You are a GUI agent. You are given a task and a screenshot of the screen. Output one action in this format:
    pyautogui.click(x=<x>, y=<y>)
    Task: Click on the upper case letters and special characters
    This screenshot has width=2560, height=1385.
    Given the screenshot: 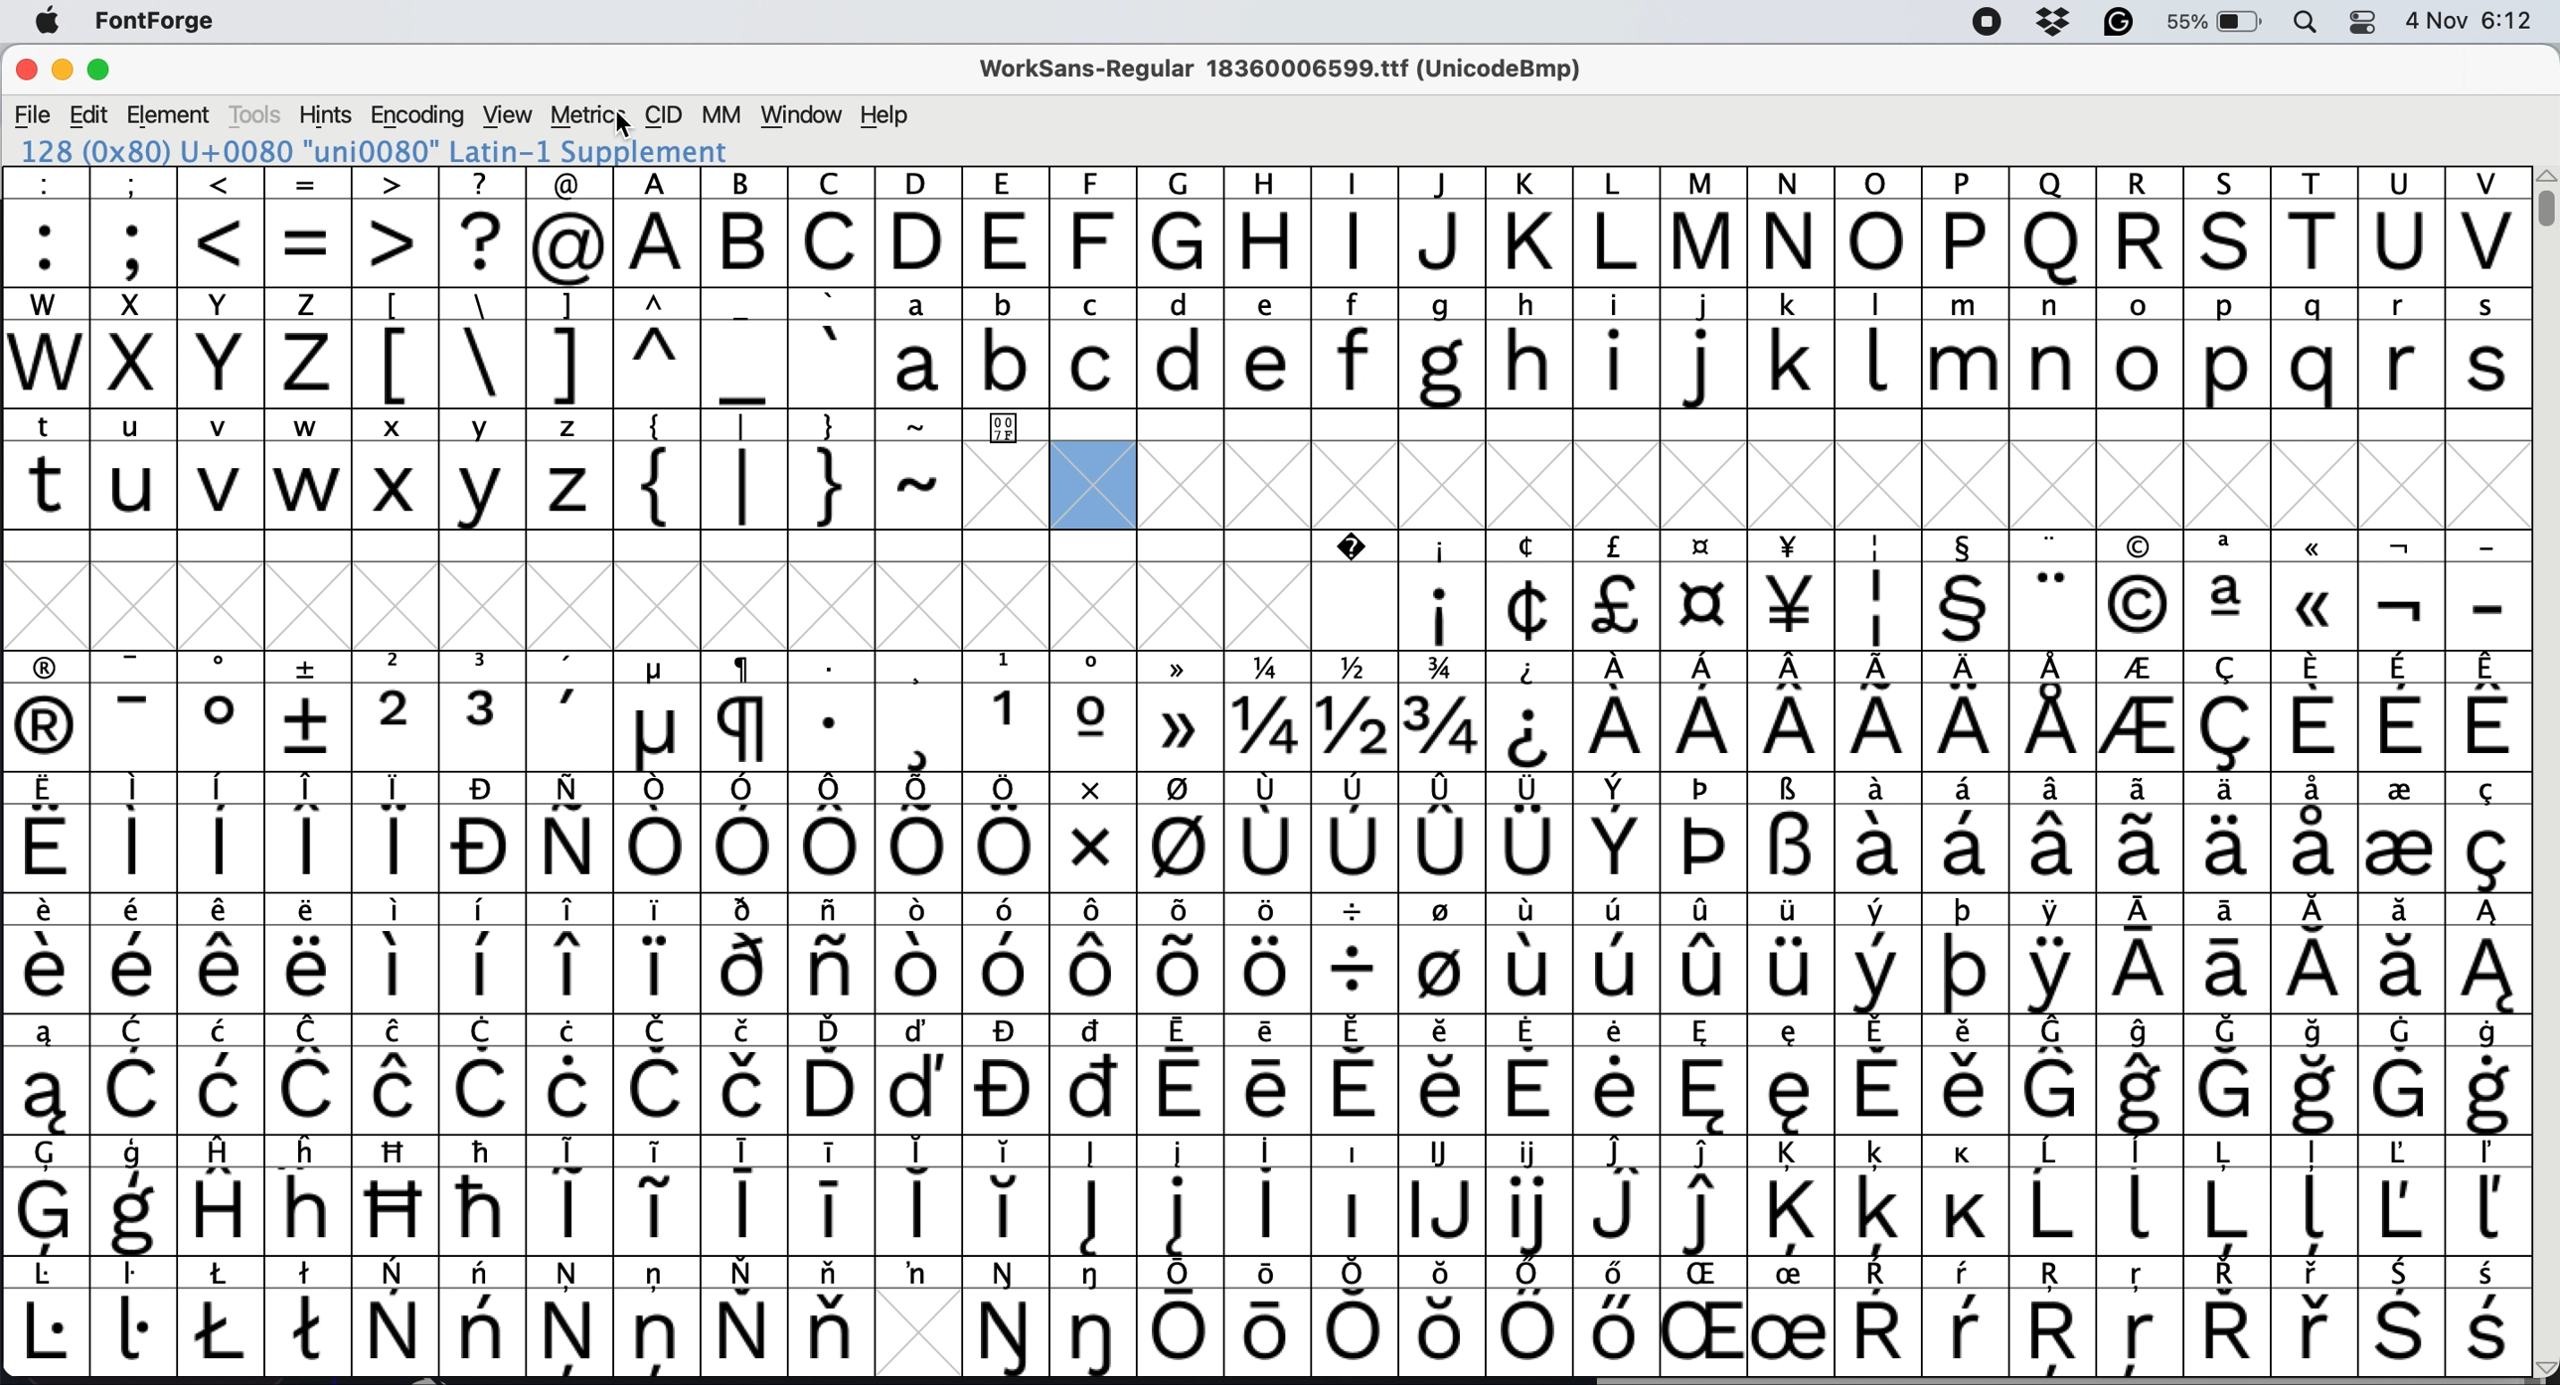 What is the action you would take?
    pyautogui.click(x=1261, y=185)
    